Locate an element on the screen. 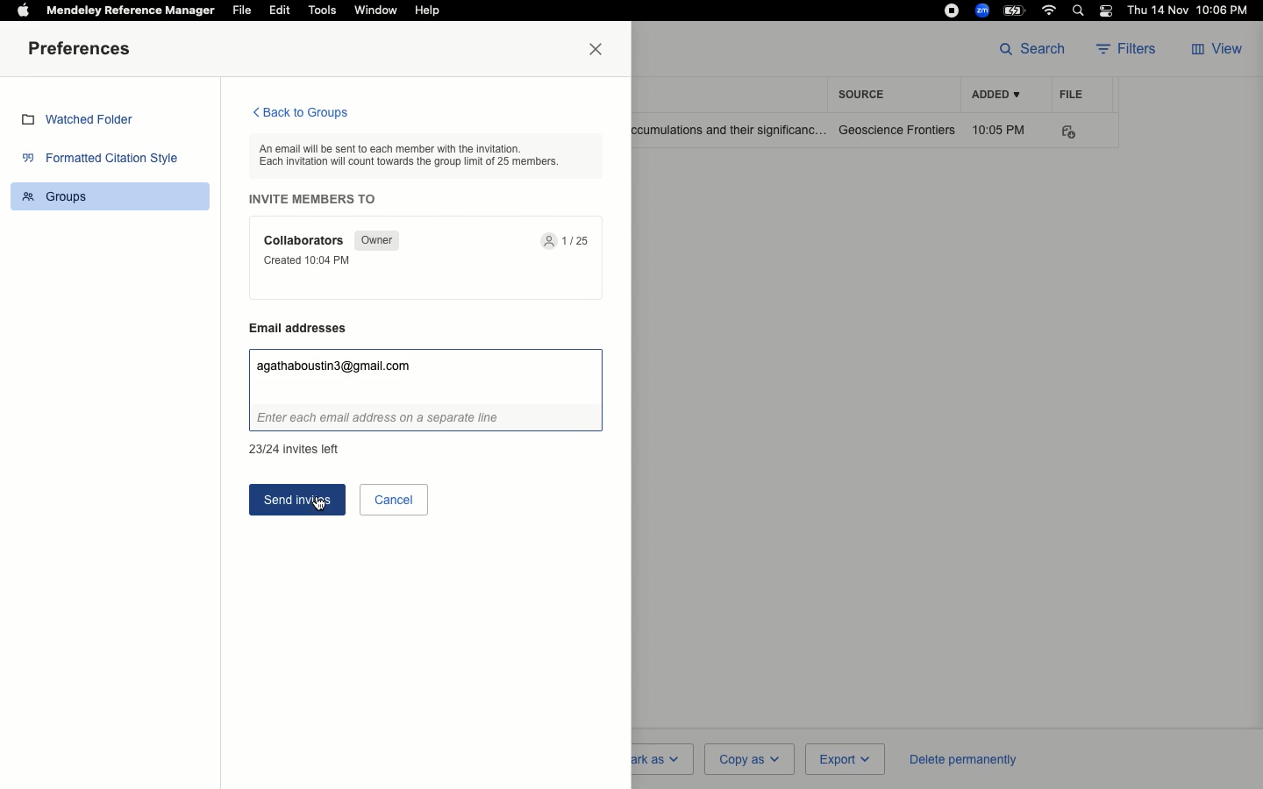 The image size is (1263, 789). Internet is located at coordinates (1051, 11).